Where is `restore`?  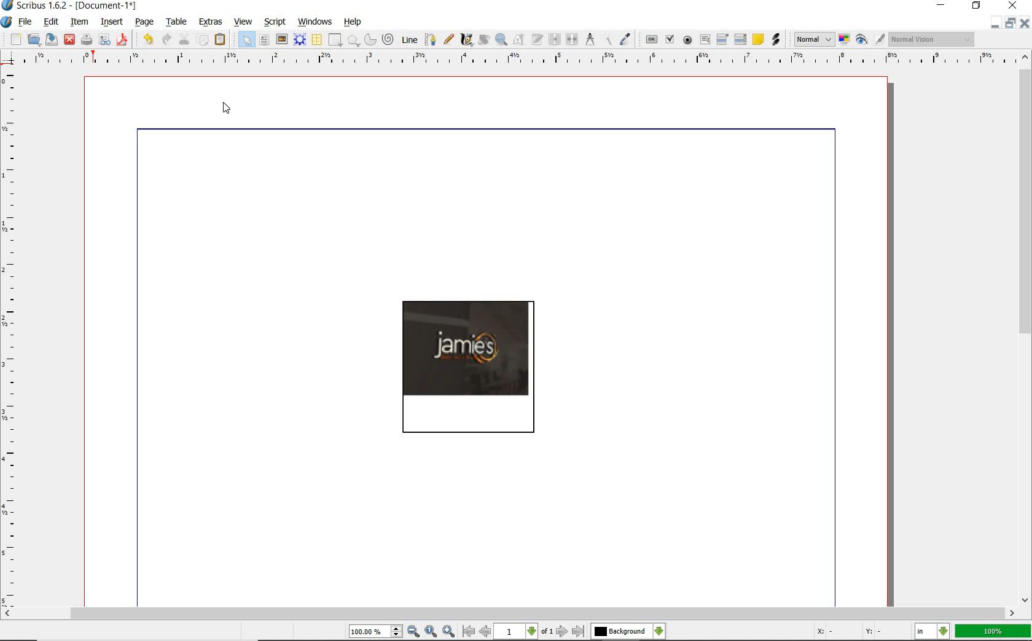
restore is located at coordinates (978, 6).